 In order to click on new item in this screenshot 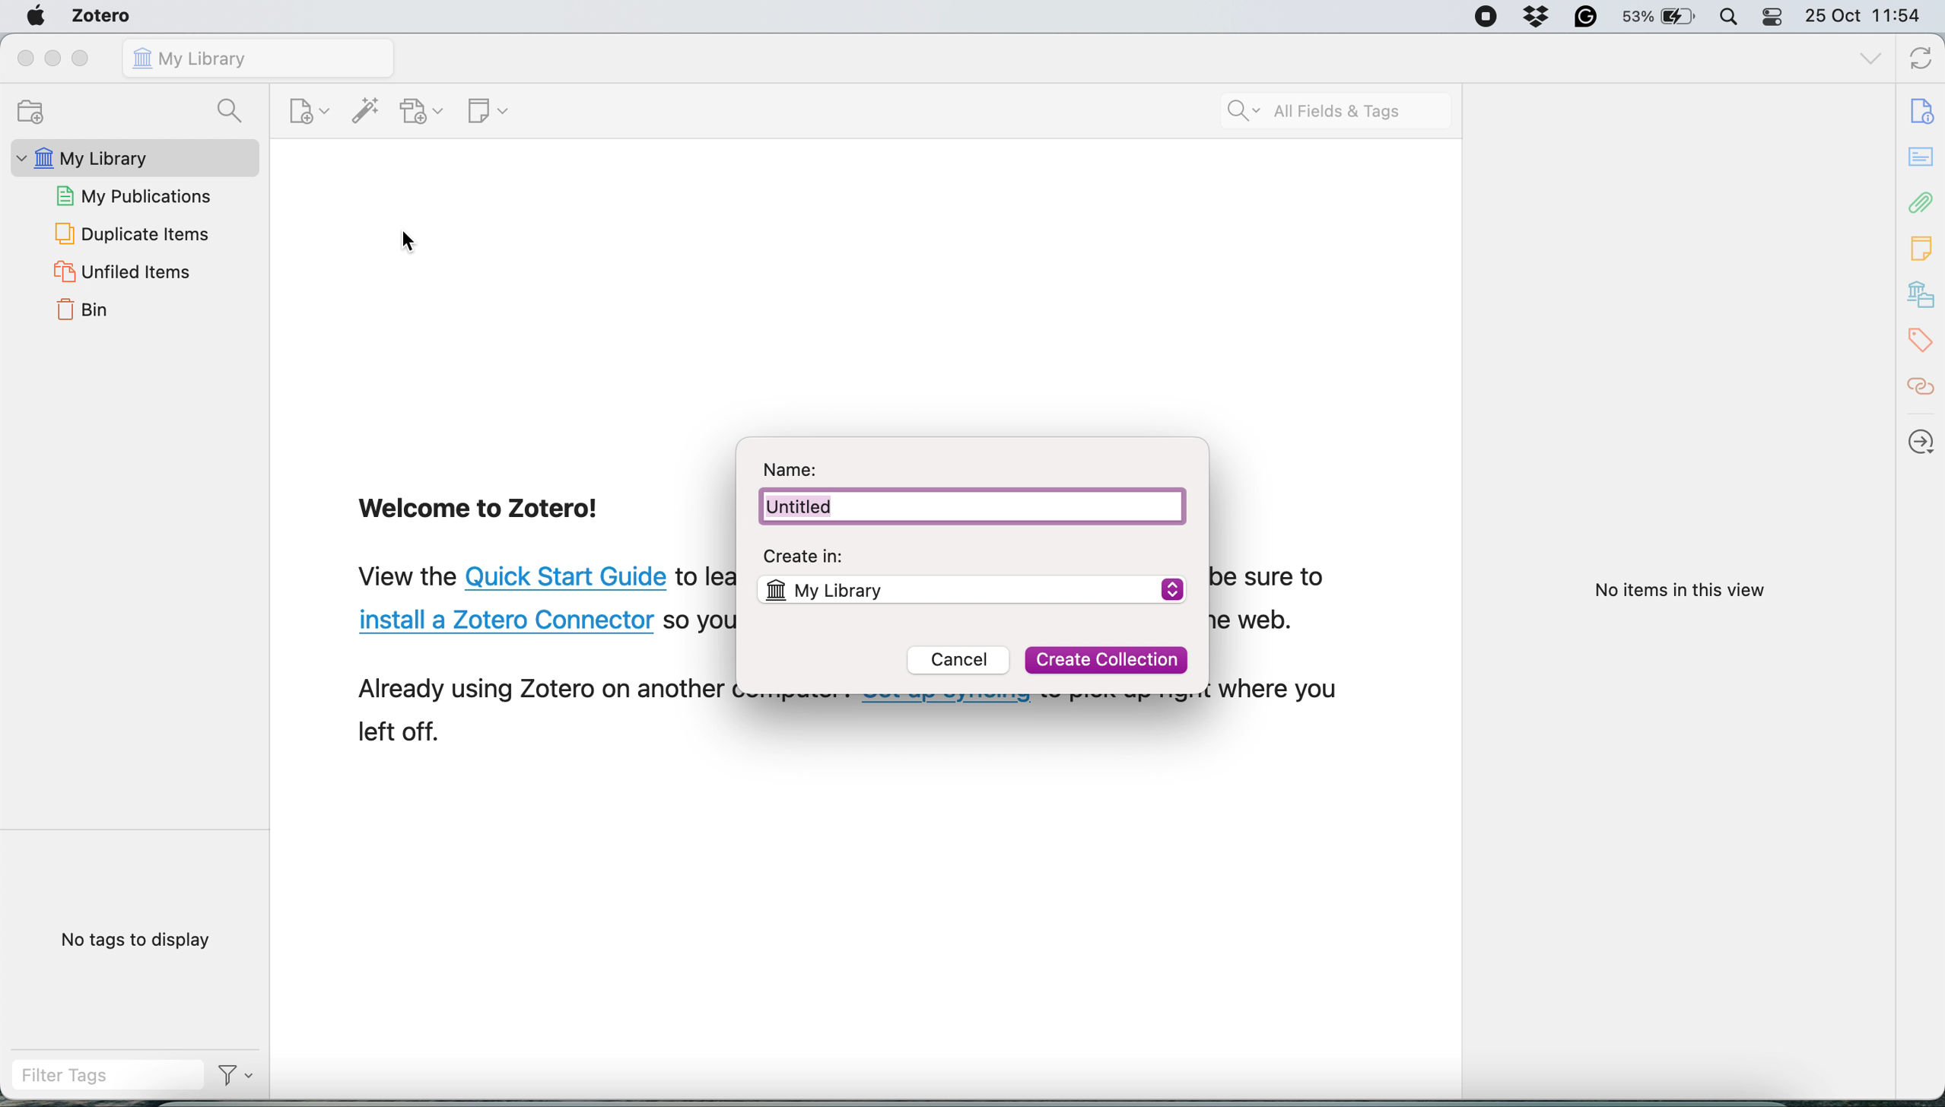, I will do `click(306, 109)`.